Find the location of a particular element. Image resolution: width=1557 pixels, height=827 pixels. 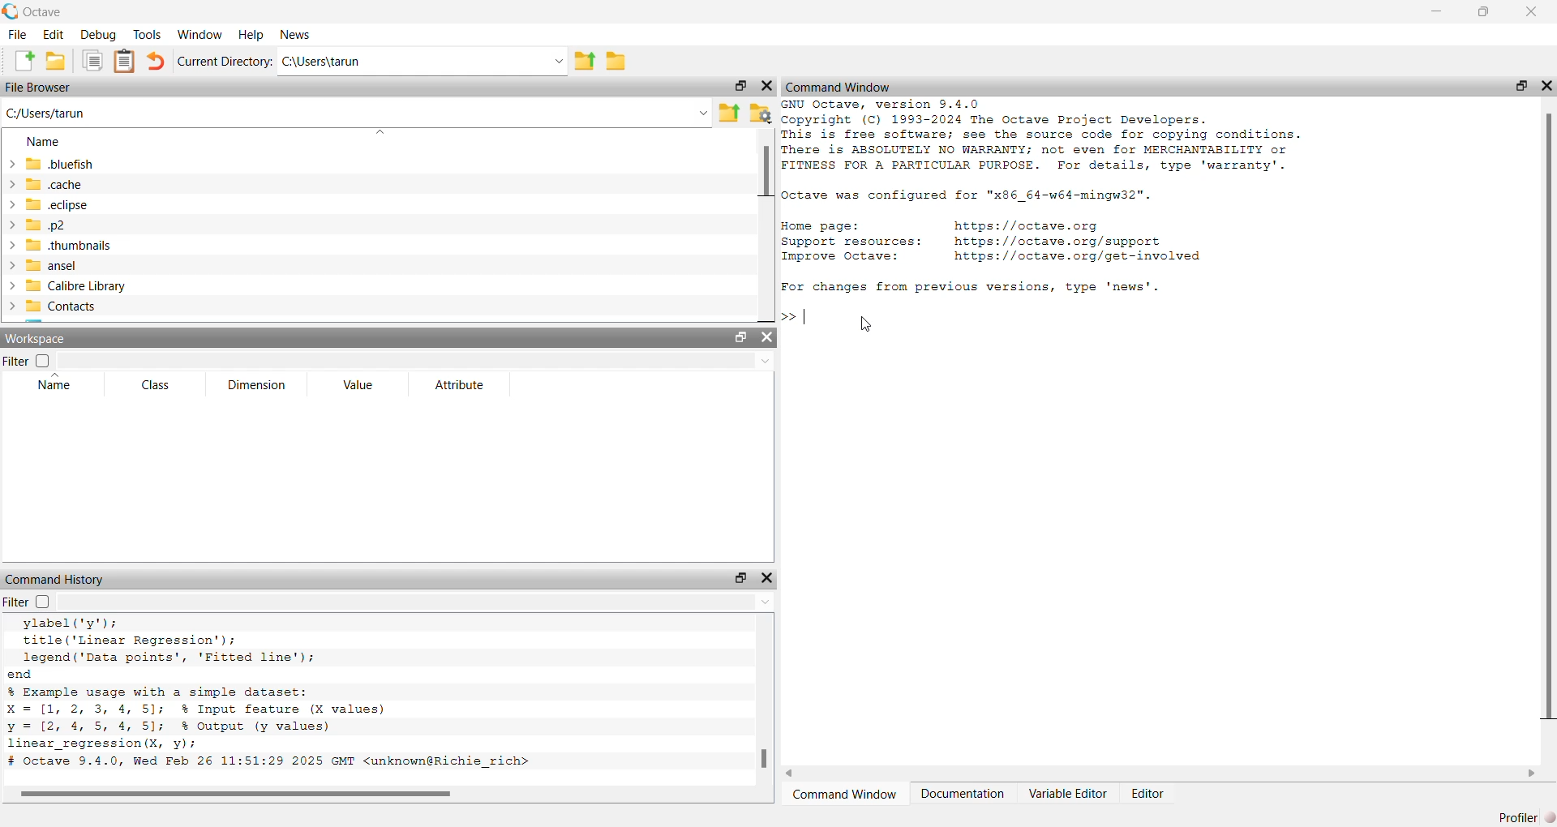

dimension is located at coordinates (255, 386).